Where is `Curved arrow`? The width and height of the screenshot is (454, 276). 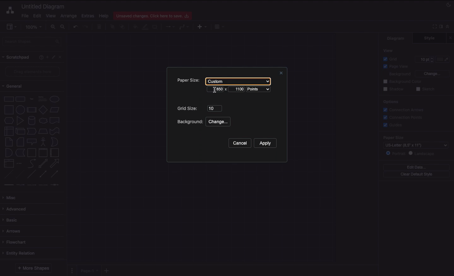 Curved arrow is located at coordinates (32, 163).